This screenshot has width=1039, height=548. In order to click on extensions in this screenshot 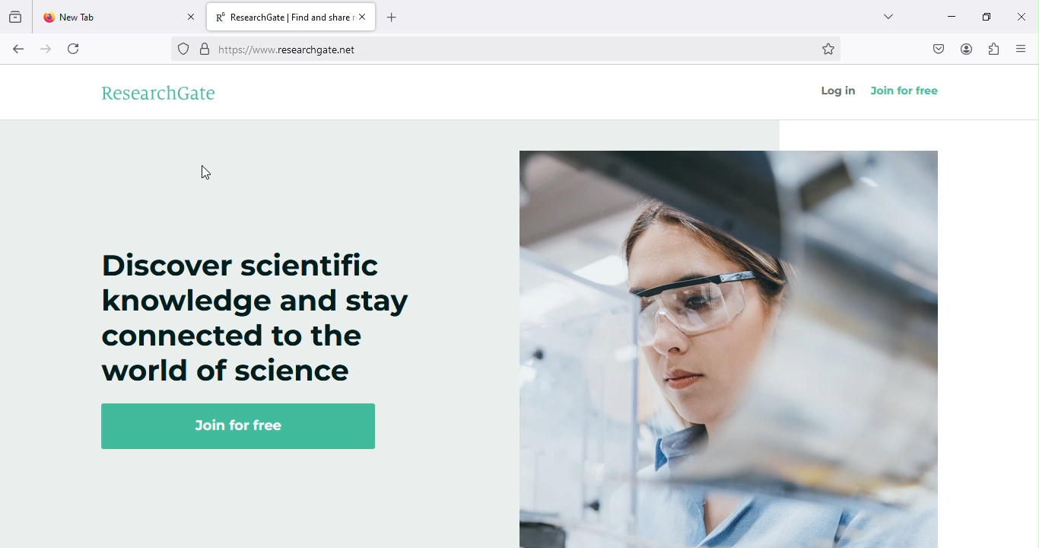, I will do `click(996, 49)`.